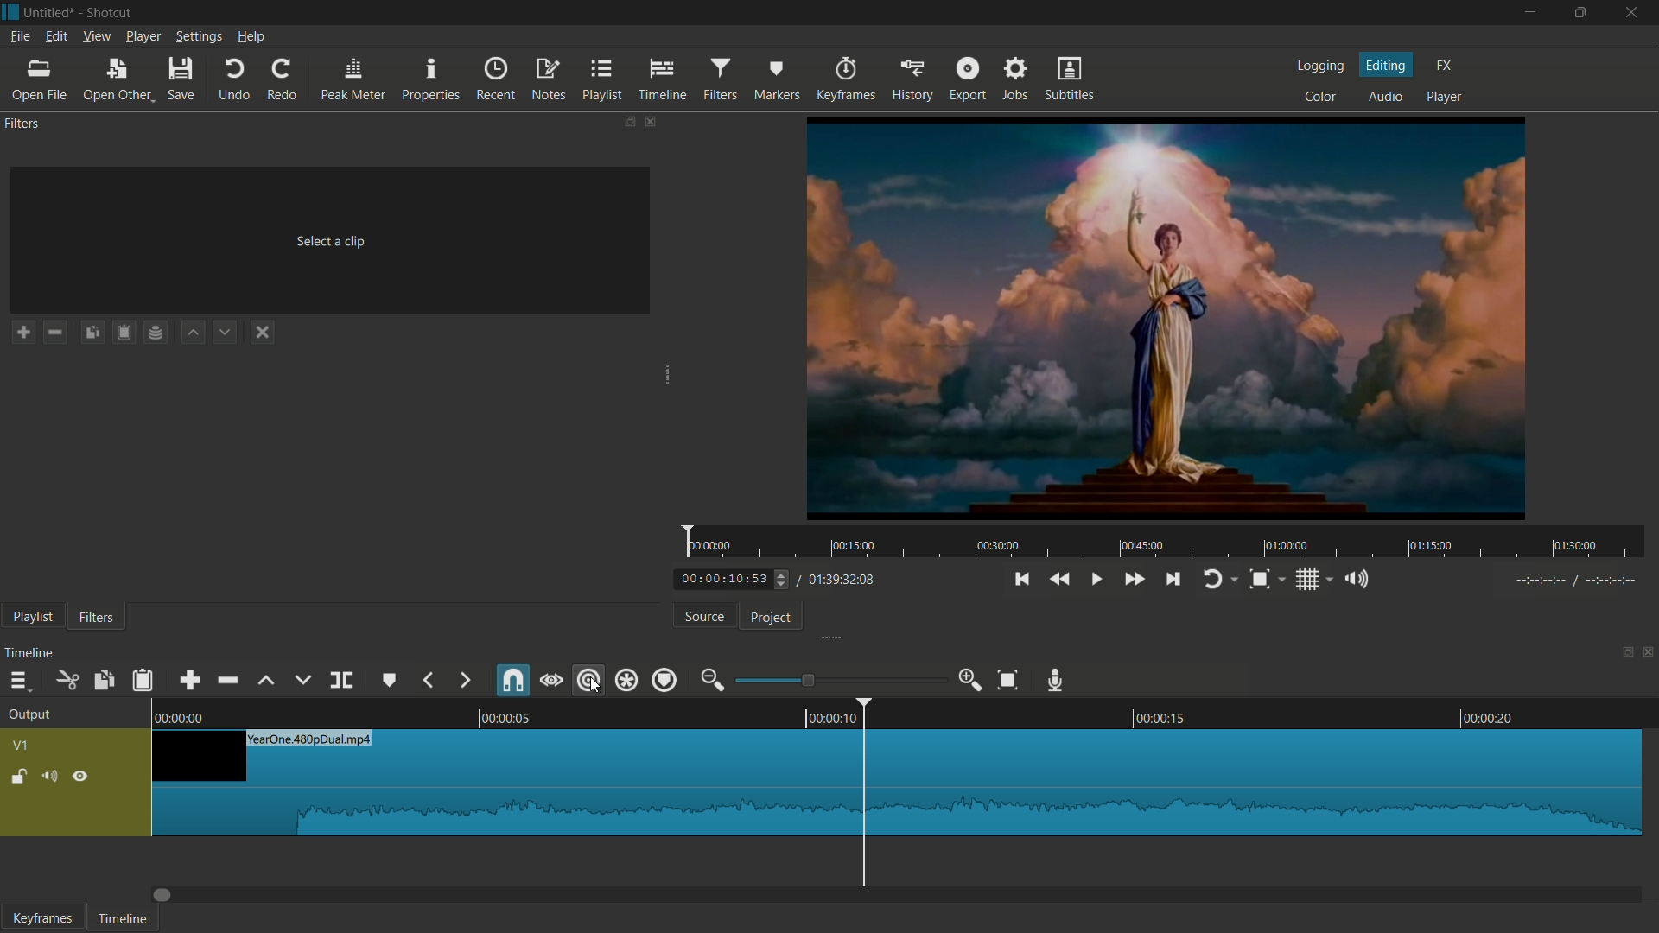 The height and width of the screenshot is (933, 1659). What do you see at coordinates (142, 37) in the screenshot?
I see `player menu` at bounding box center [142, 37].